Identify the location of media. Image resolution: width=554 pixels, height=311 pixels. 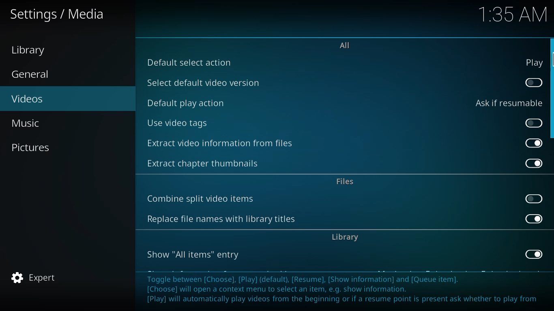
(58, 15).